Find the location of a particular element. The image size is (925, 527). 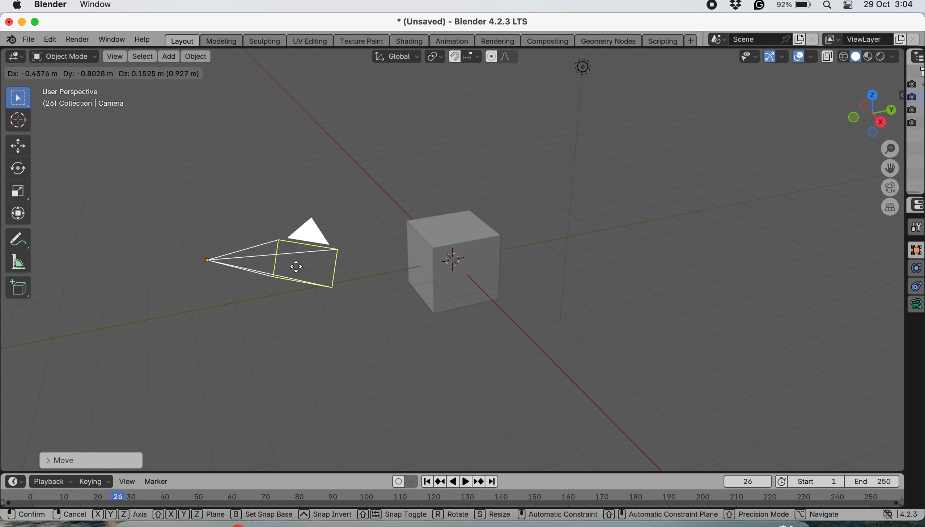

control center is located at coordinates (916, 205).